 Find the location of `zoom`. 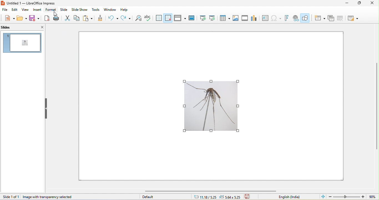

zoom is located at coordinates (353, 196).